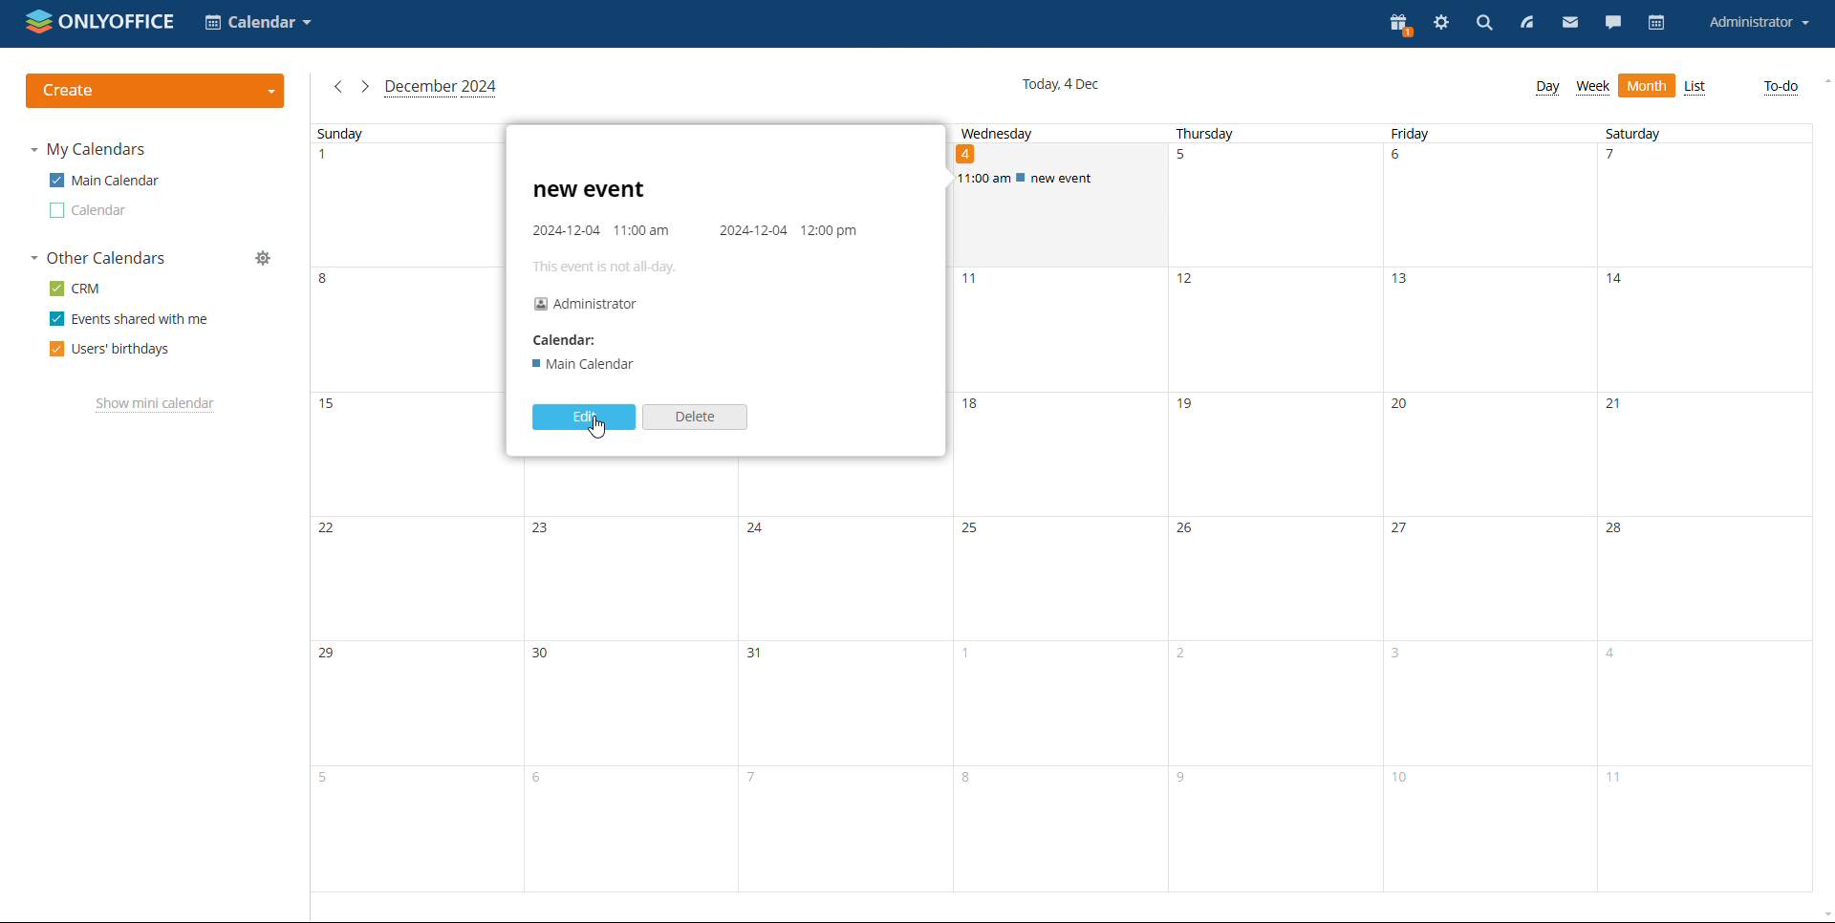 The width and height of the screenshot is (1835, 923). I want to click on crm, so click(76, 288).